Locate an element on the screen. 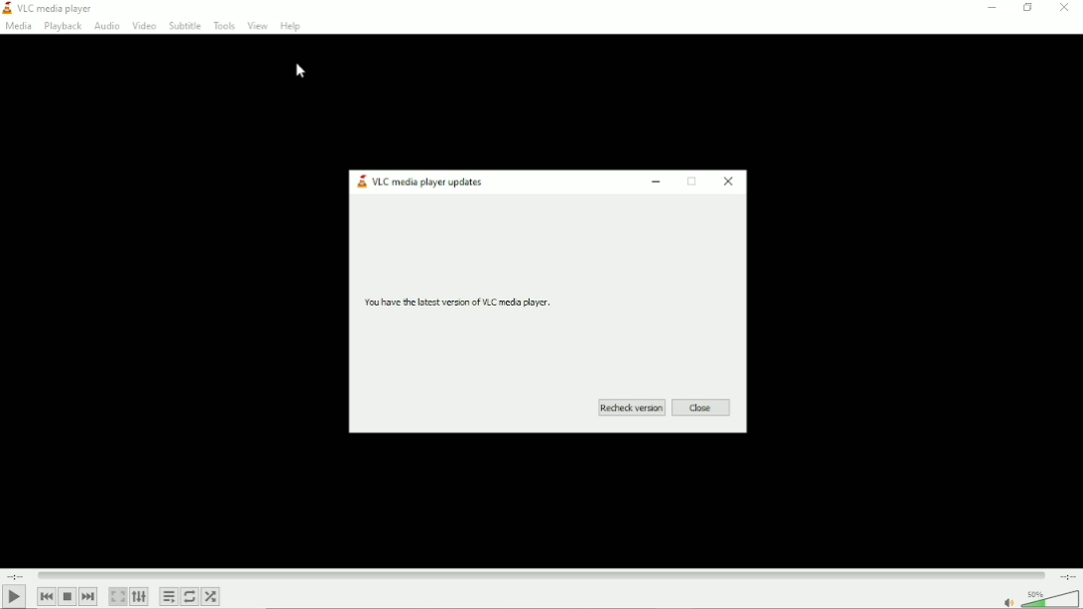  Help is located at coordinates (291, 24).